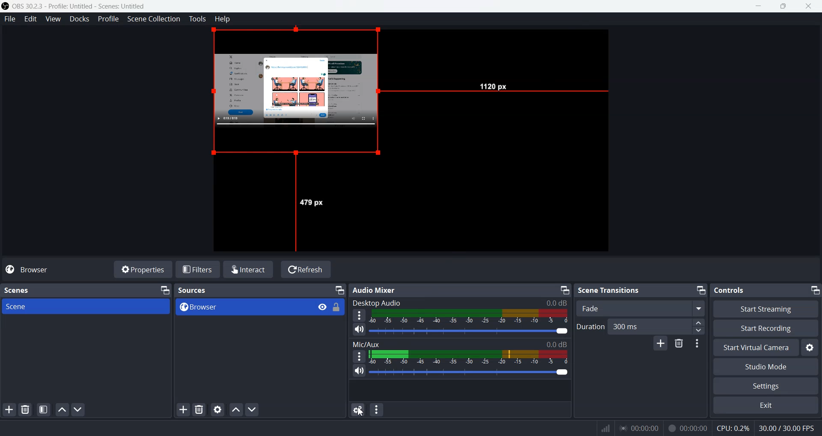 The image size is (822, 436). I want to click on Volume Indicator, so click(468, 357).